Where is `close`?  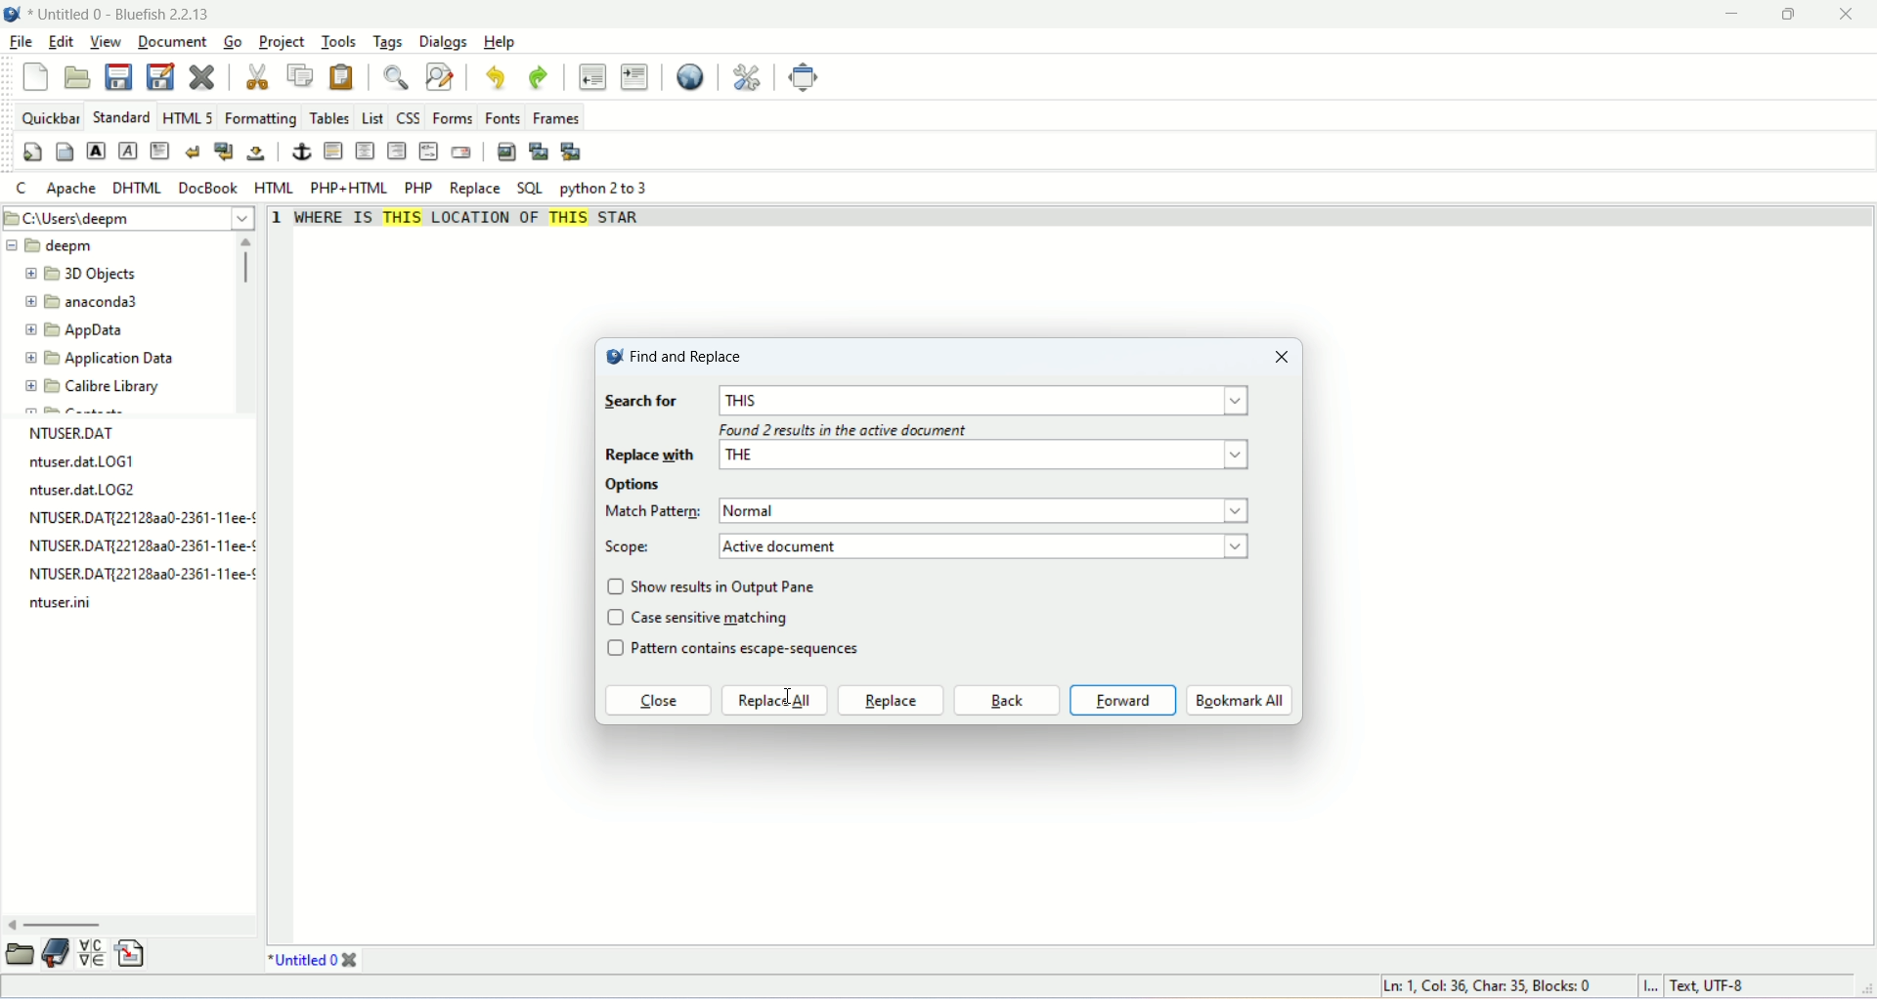
close is located at coordinates (1854, 15).